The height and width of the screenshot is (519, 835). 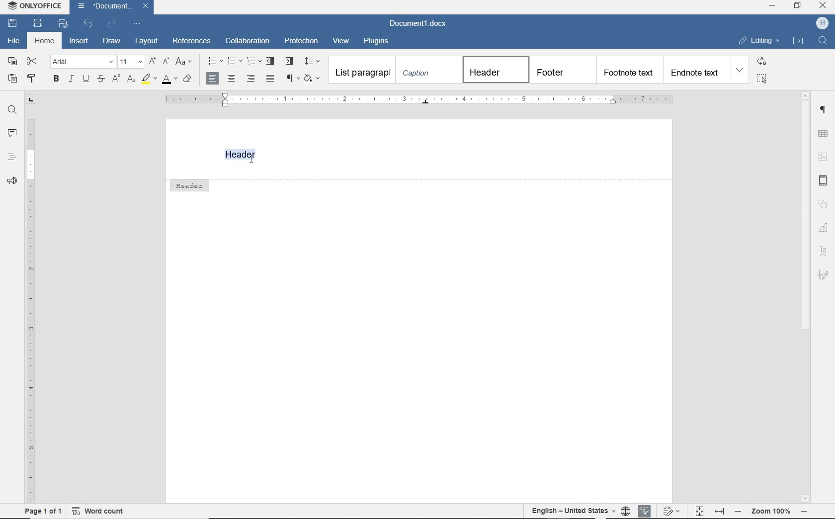 What do you see at coordinates (824, 157) in the screenshot?
I see `IMAGE` at bounding box center [824, 157].